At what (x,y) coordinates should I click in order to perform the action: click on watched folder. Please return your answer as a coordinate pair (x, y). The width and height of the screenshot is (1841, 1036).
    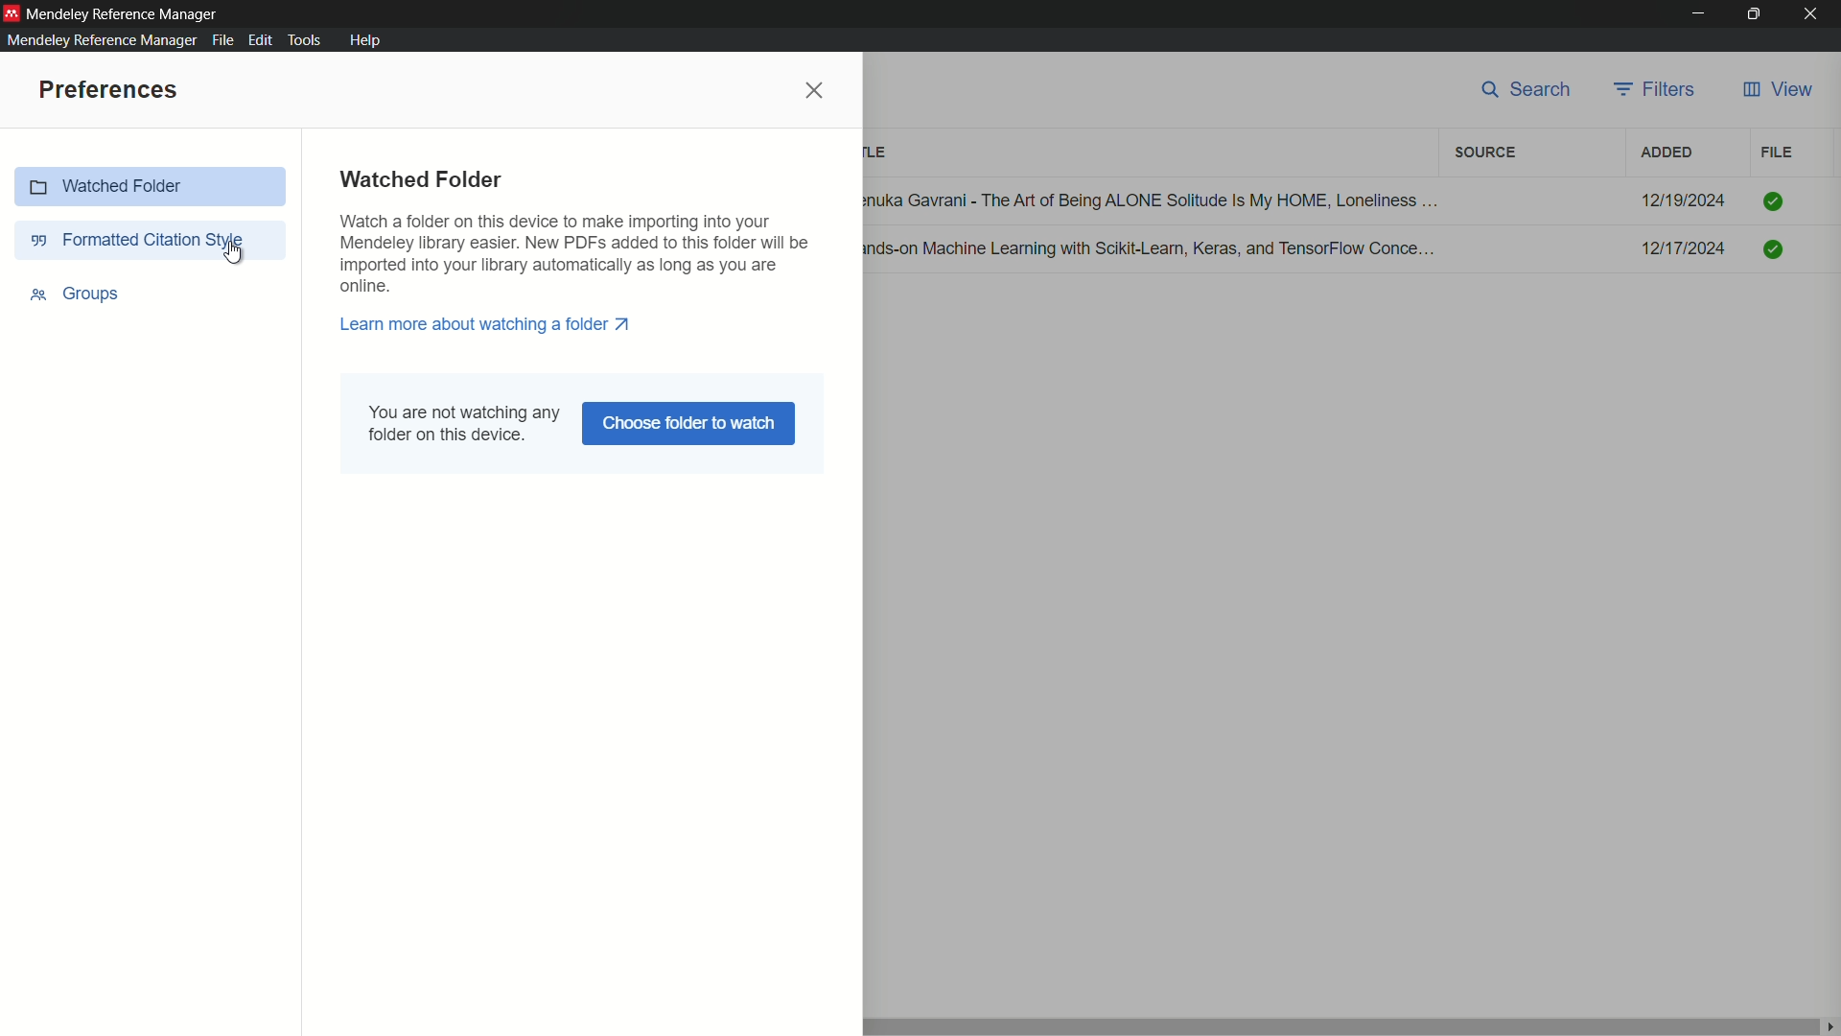
    Looking at the image, I should click on (426, 179).